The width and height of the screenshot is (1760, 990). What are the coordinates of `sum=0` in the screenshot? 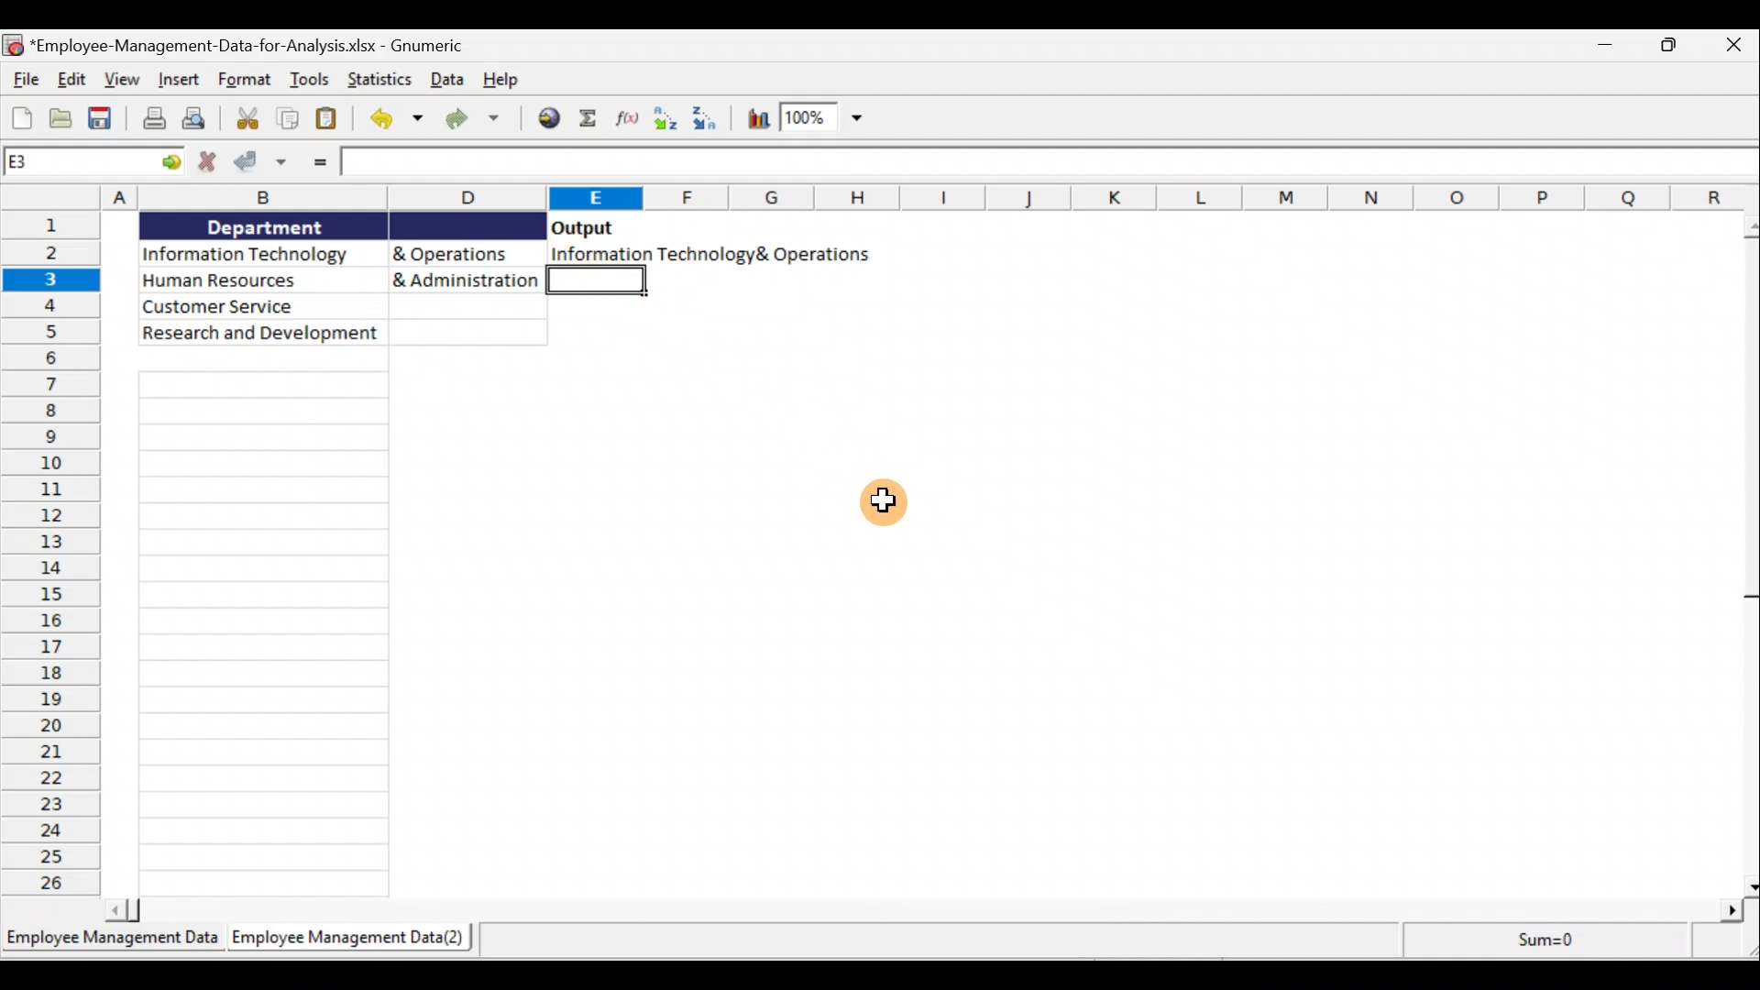 It's located at (1536, 939).